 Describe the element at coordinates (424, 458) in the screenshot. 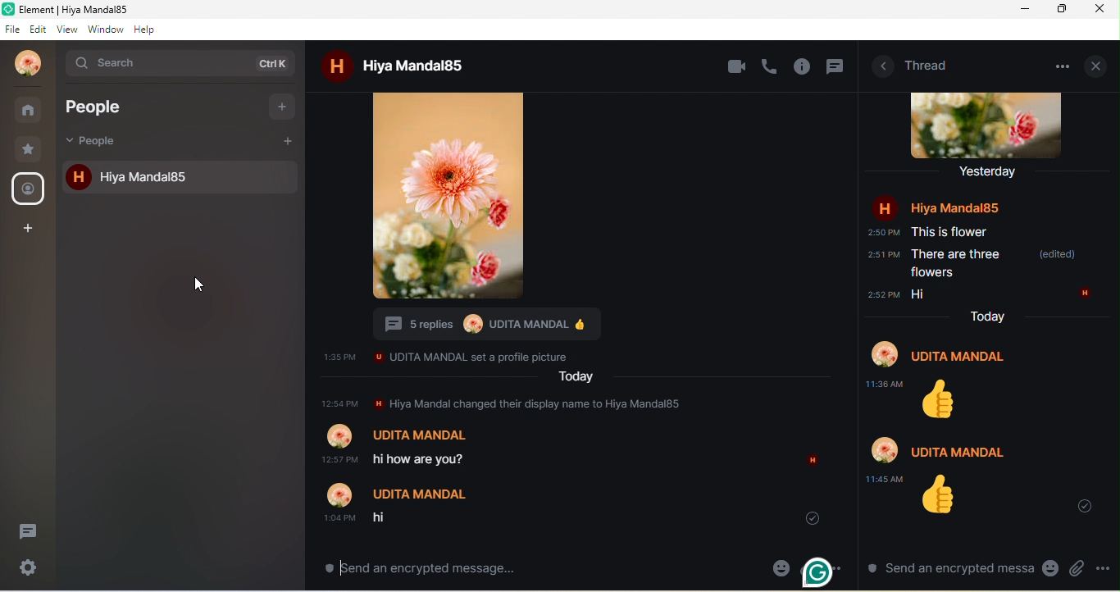

I see `hi how are you?` at that location.